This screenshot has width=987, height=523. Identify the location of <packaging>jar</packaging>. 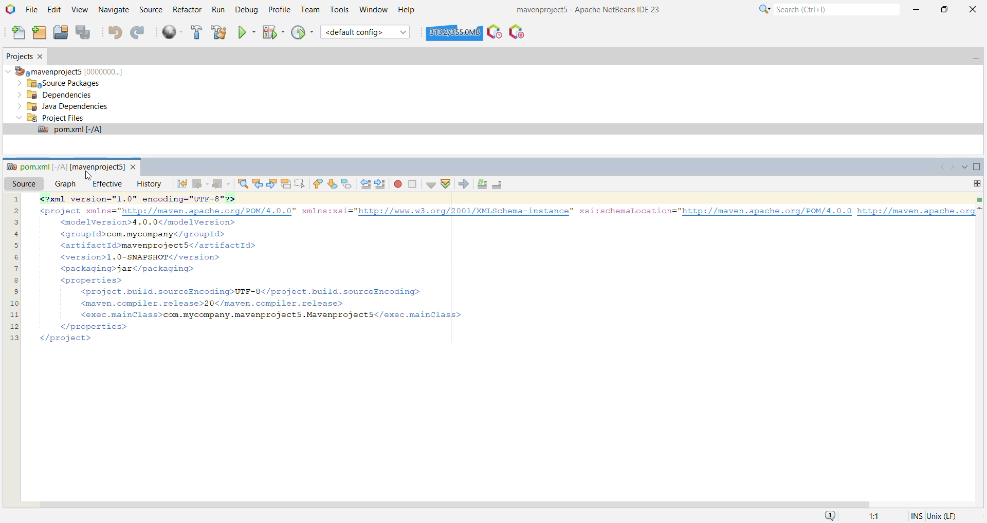
(132, 270).